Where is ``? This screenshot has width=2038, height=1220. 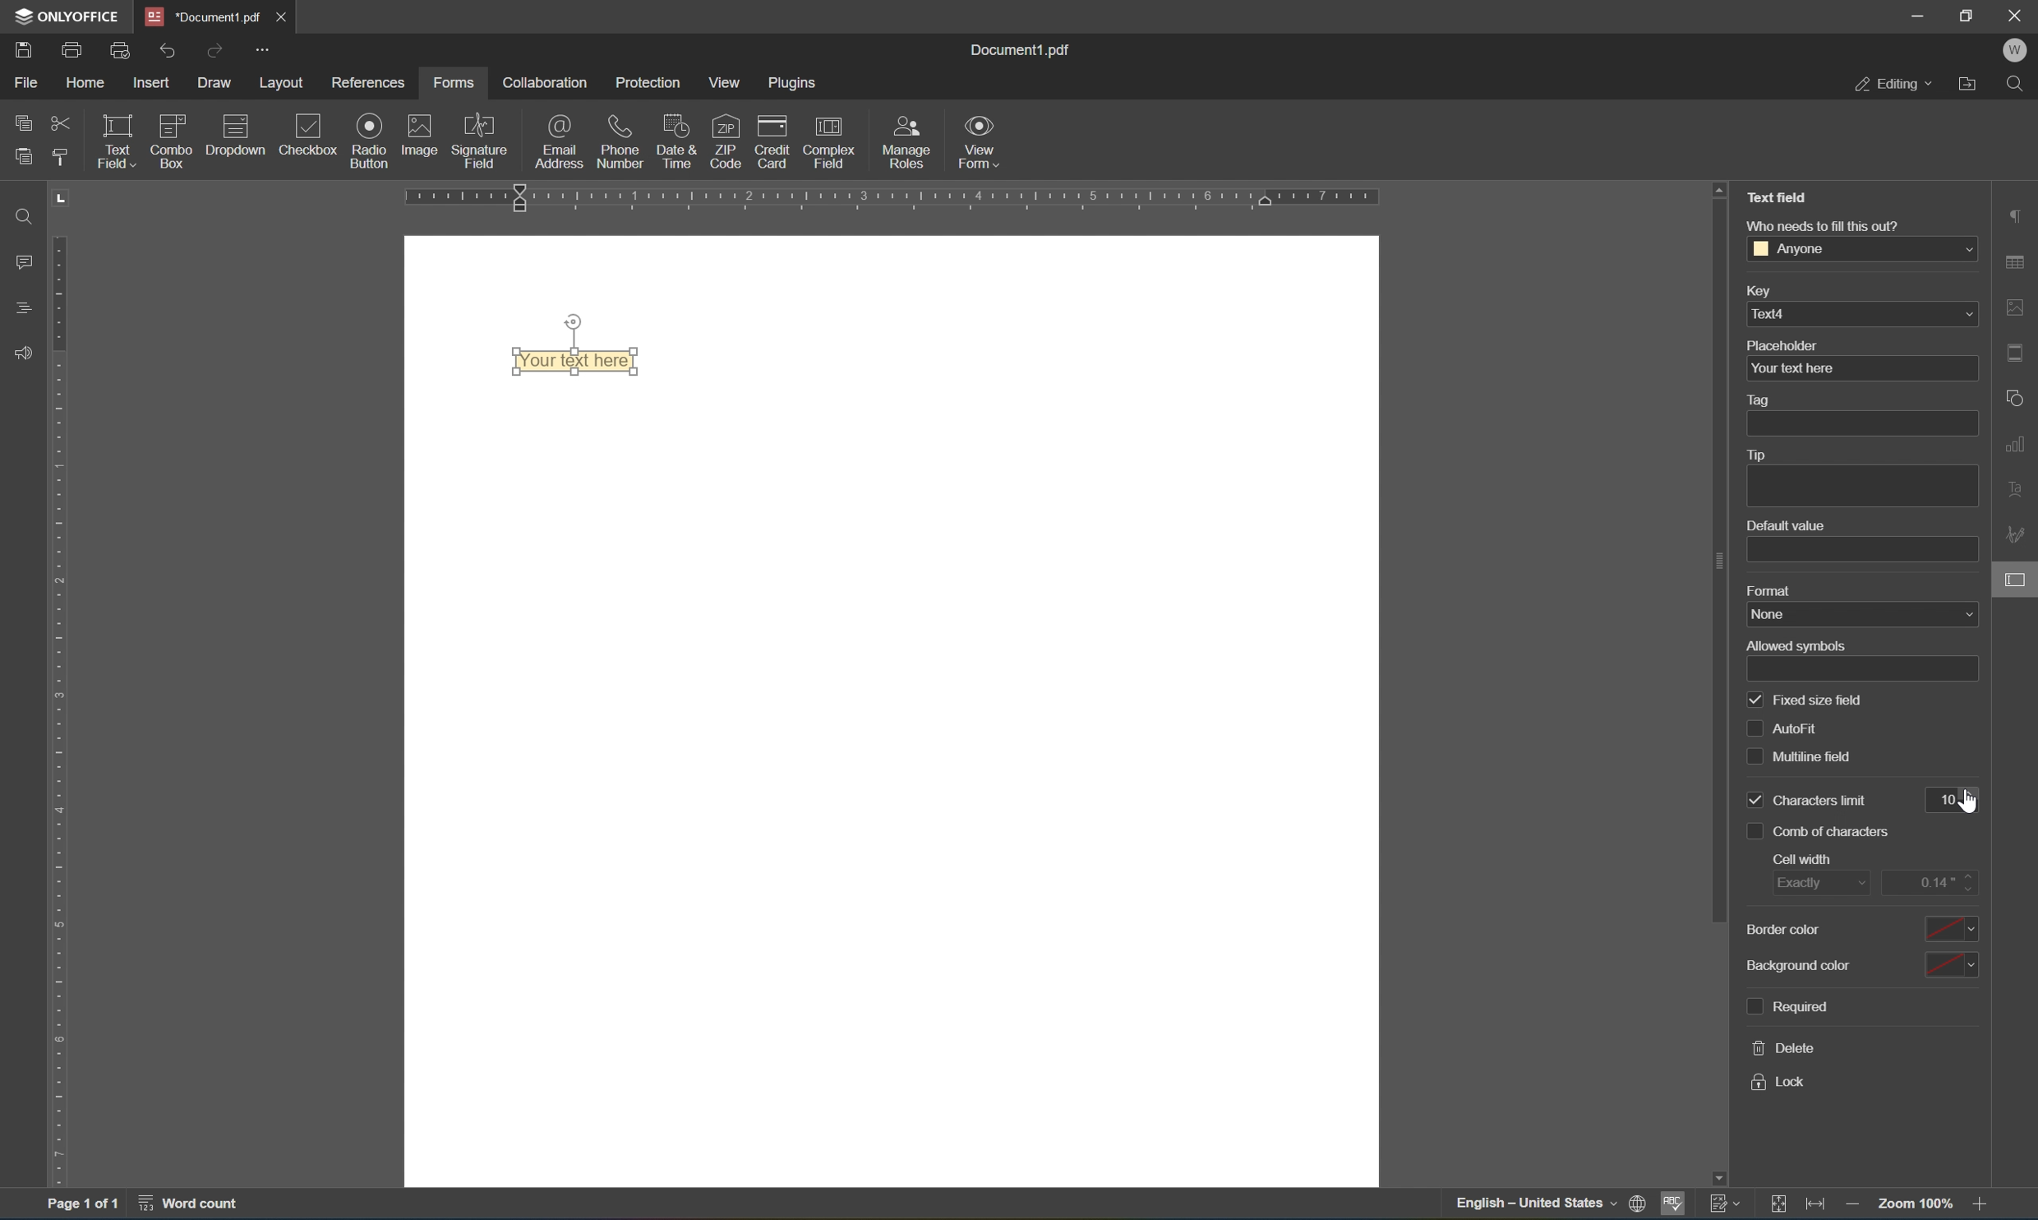
 is located at coordinates (368, 141).